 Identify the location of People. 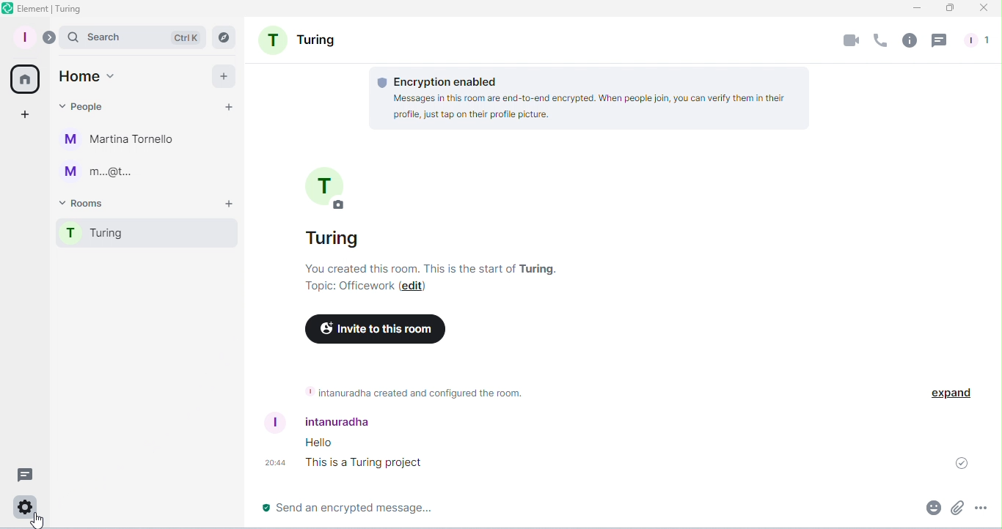
(84, 109).